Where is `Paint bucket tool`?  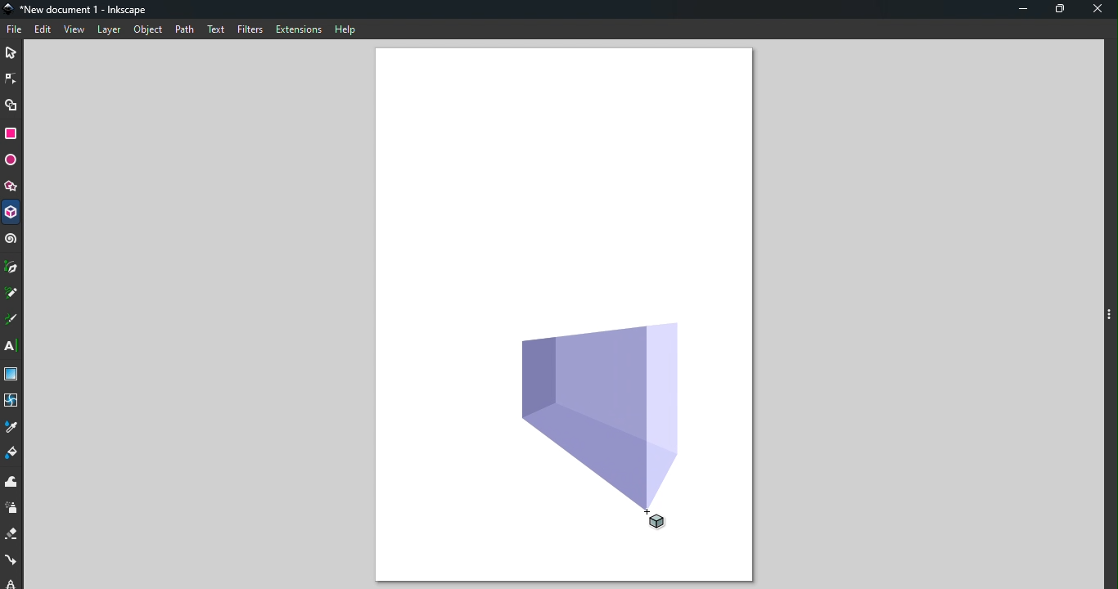
Paint bucket tool is located at coordinates (11, 454).